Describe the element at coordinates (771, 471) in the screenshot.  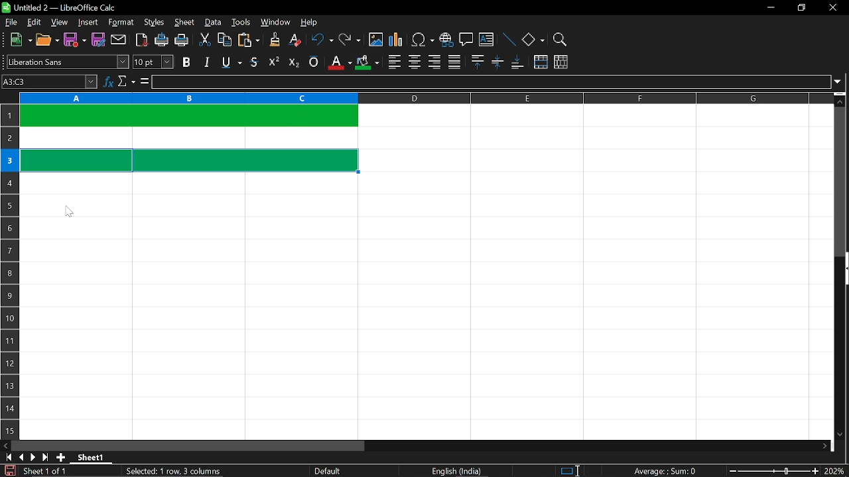
I see `change zoom` at that location.